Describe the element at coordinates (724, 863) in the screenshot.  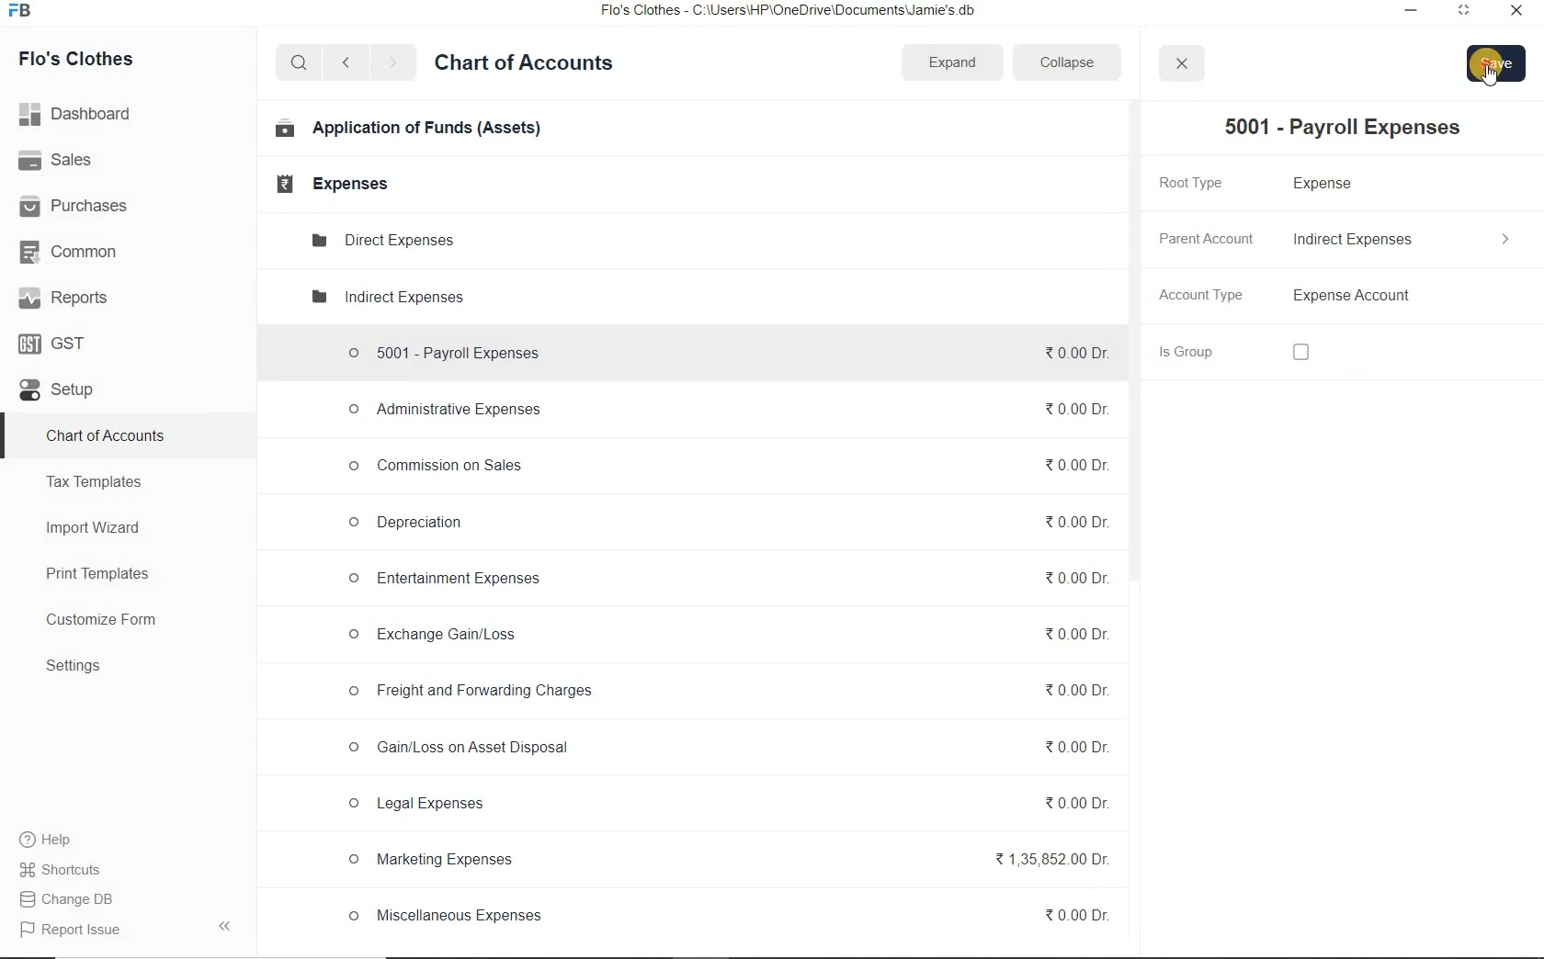
I see `© Marketing Expenses %1,35,852.00 Dr.` at that location.